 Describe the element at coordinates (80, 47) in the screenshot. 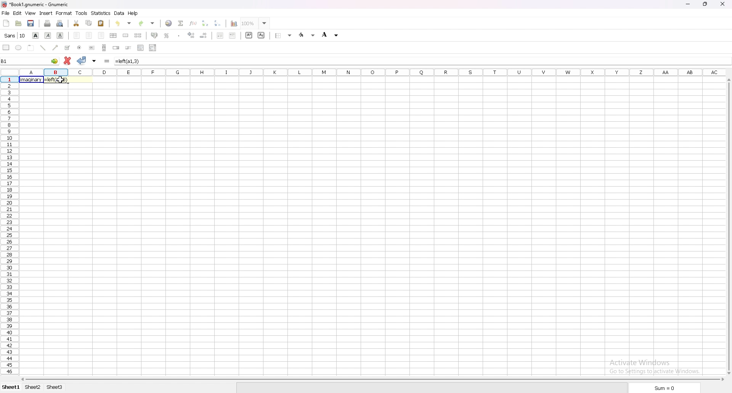

I see `radio button` at that location.